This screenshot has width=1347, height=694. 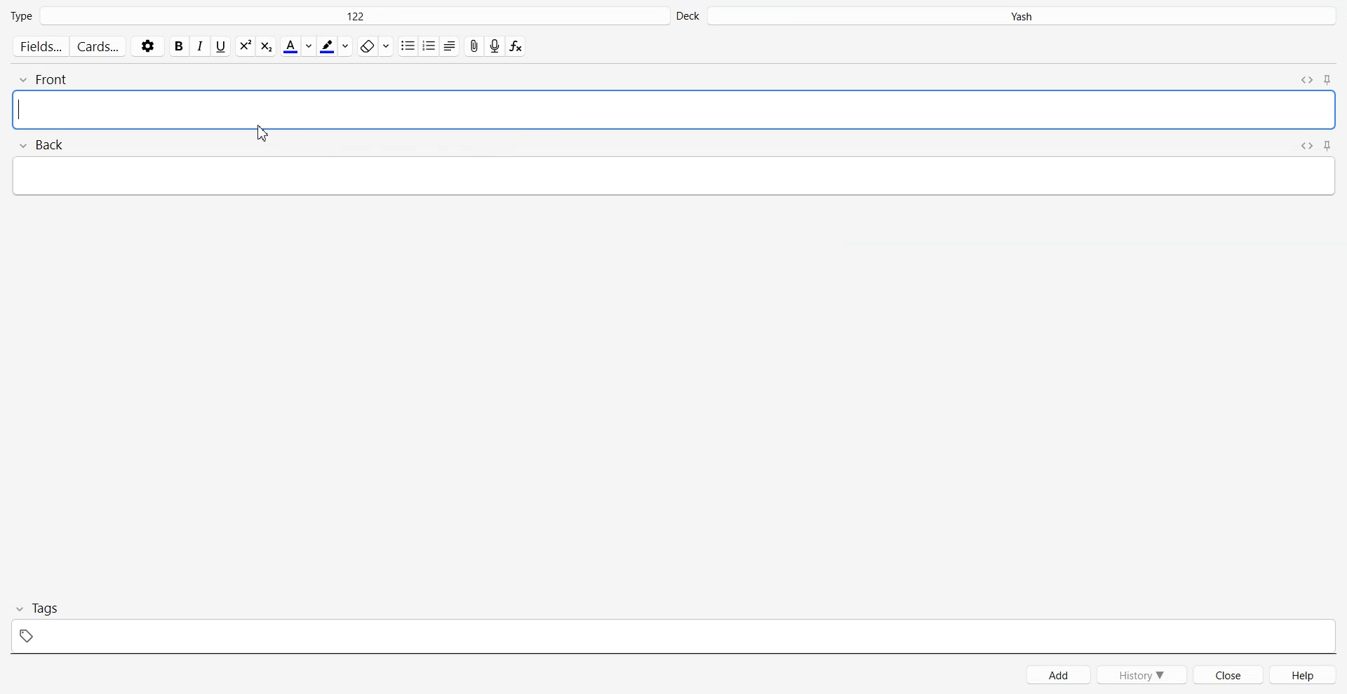 What do you see at coordinates (516, 46) in the screenshot?
I see `Equation` at bounding box center [516, 46].